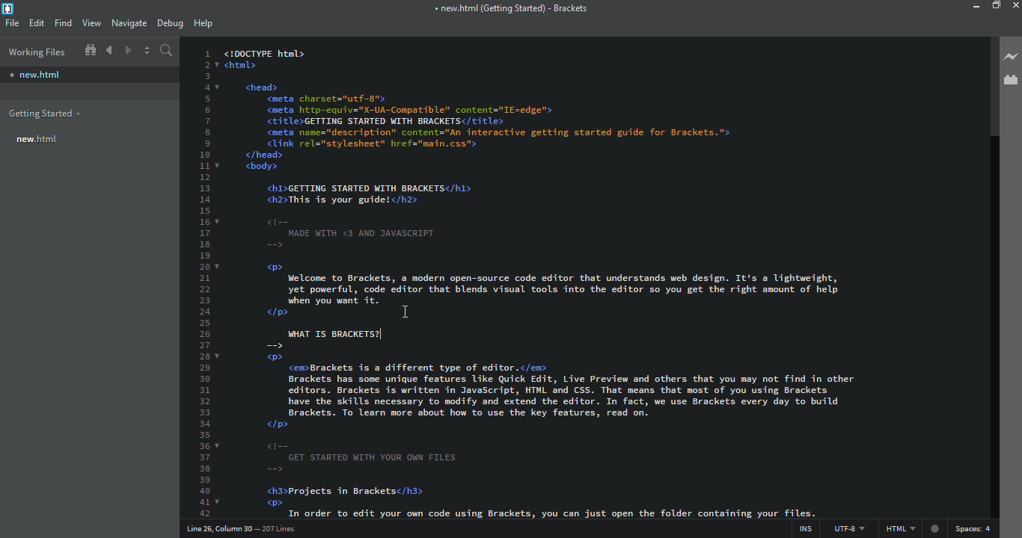 The height and width of the screenshot is (538, 1022). What do you see at coordinates (977, 7) in the screenshot?
I see `minimize` at bounding box center [977, 7].